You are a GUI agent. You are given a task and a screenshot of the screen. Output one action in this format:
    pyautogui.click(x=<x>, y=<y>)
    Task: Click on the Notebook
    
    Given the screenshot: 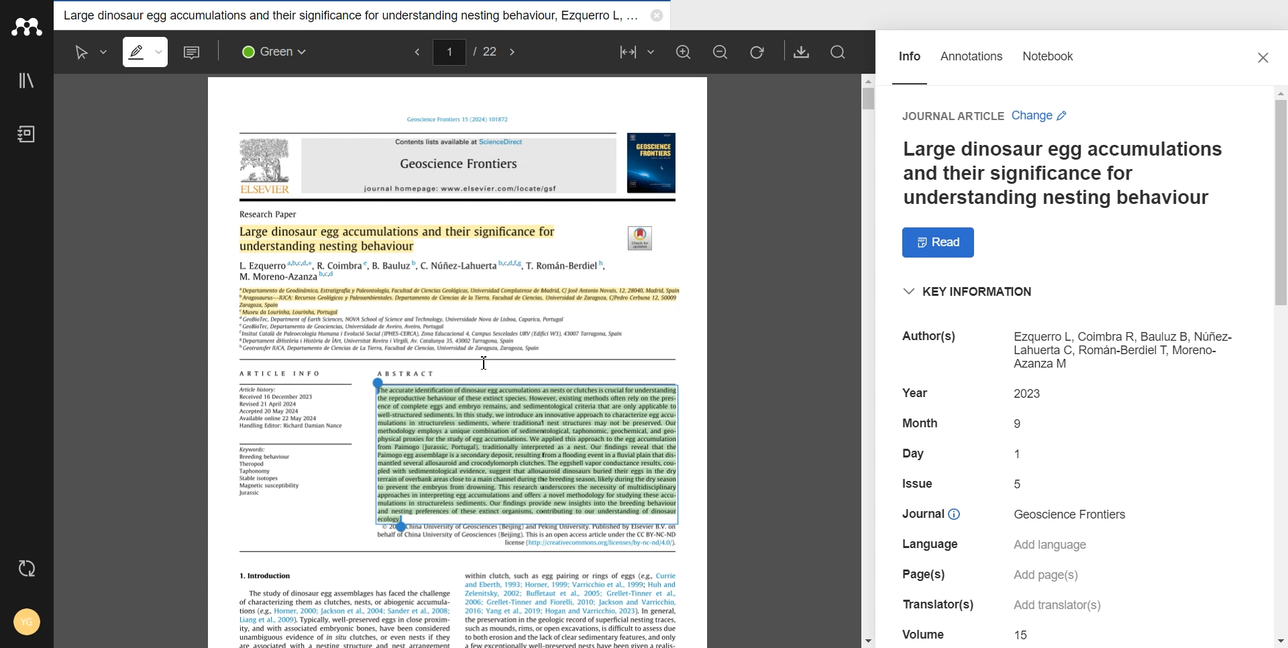 What is the action you would take?
    pyautogui.click(x=1049, y=64)
    